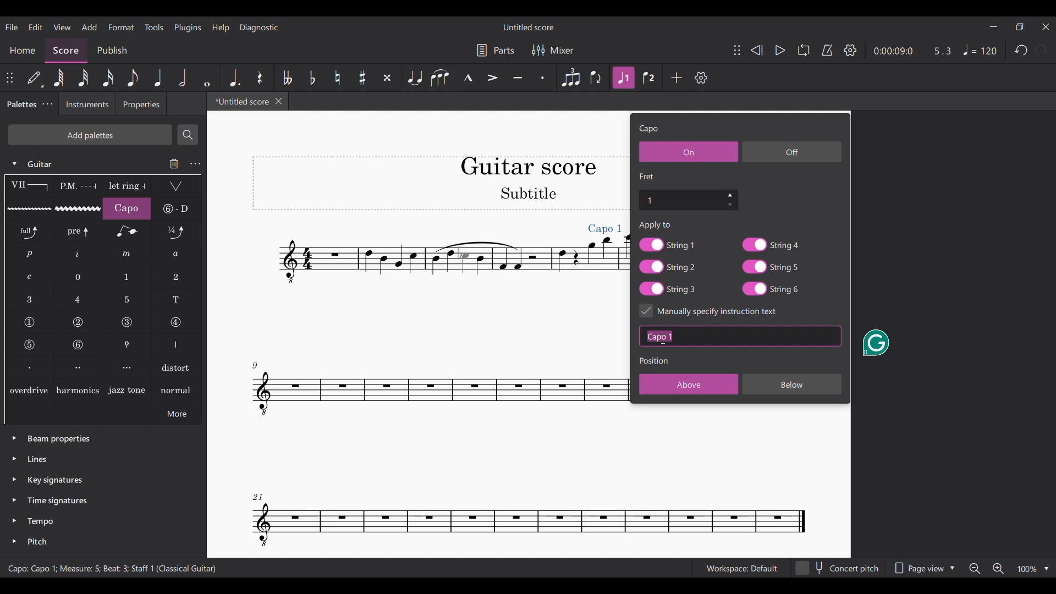 This screenshot has width=1056, height=594. What do you see at coordinates (14, 438) in the screenshot?
I see `Click to expand beam properties` at bounding box center [14, 438].